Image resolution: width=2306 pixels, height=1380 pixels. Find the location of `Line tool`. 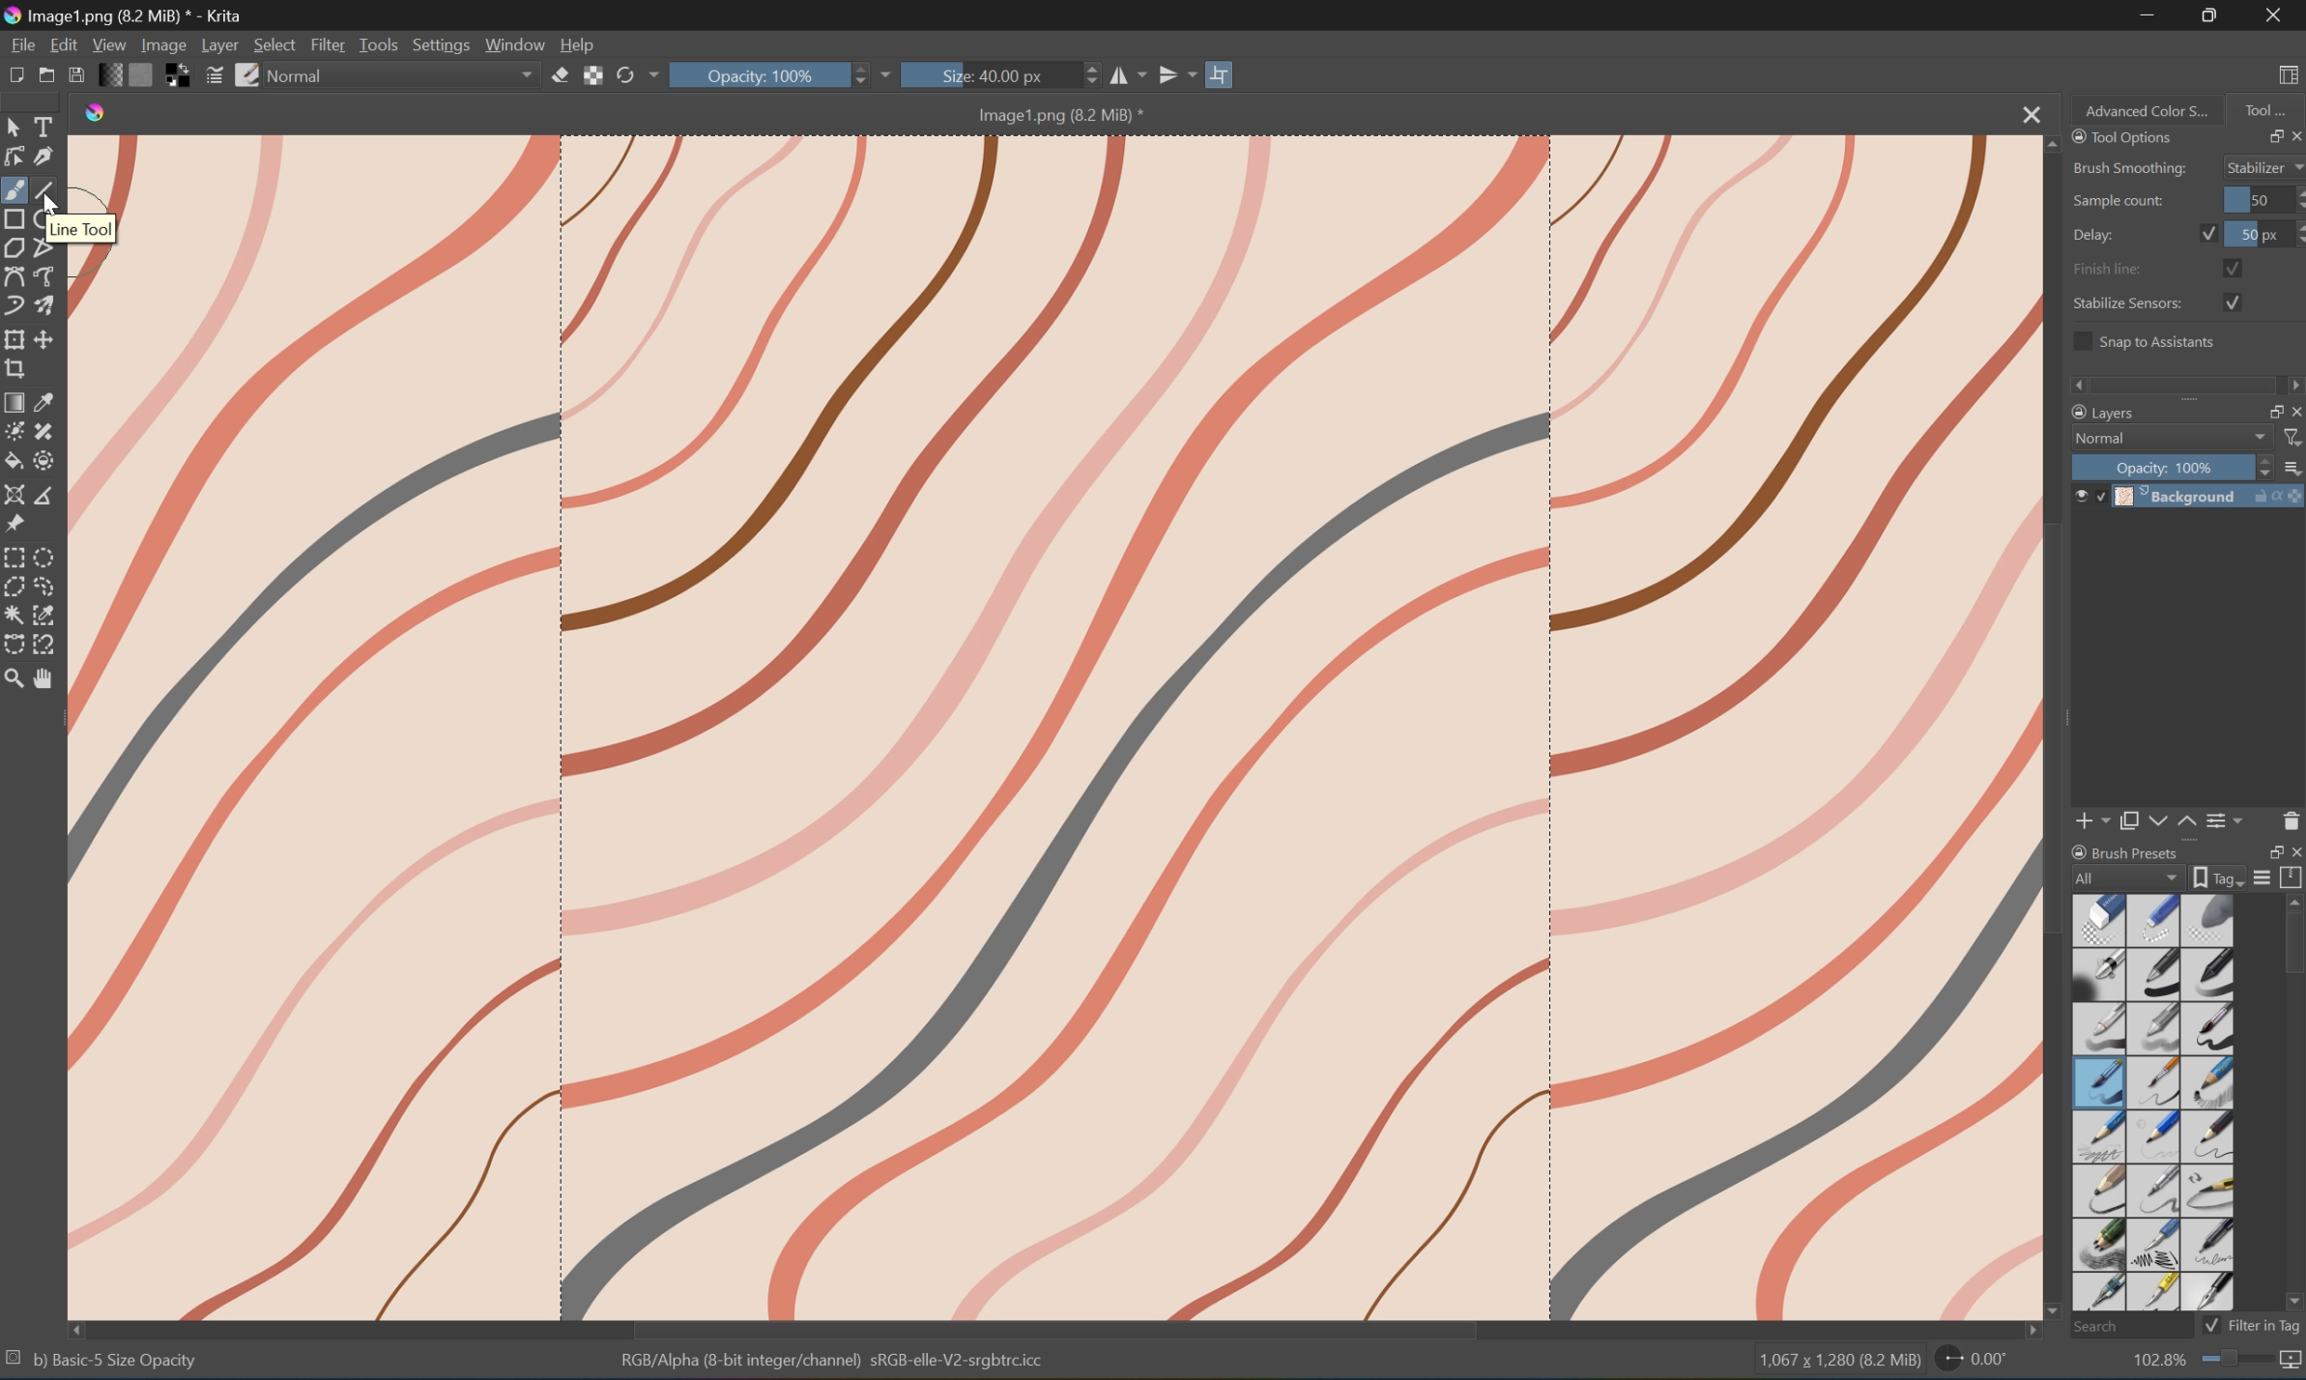

Line tool is located at coordinates (46, 190).